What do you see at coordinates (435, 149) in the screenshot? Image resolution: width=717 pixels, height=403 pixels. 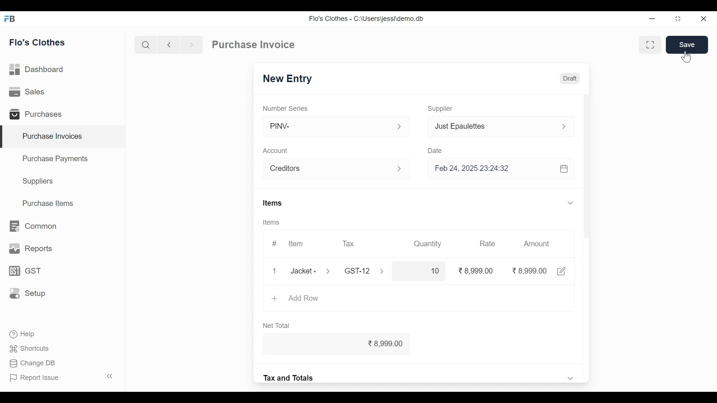 I see `Date` at bounding box center [435, 149].